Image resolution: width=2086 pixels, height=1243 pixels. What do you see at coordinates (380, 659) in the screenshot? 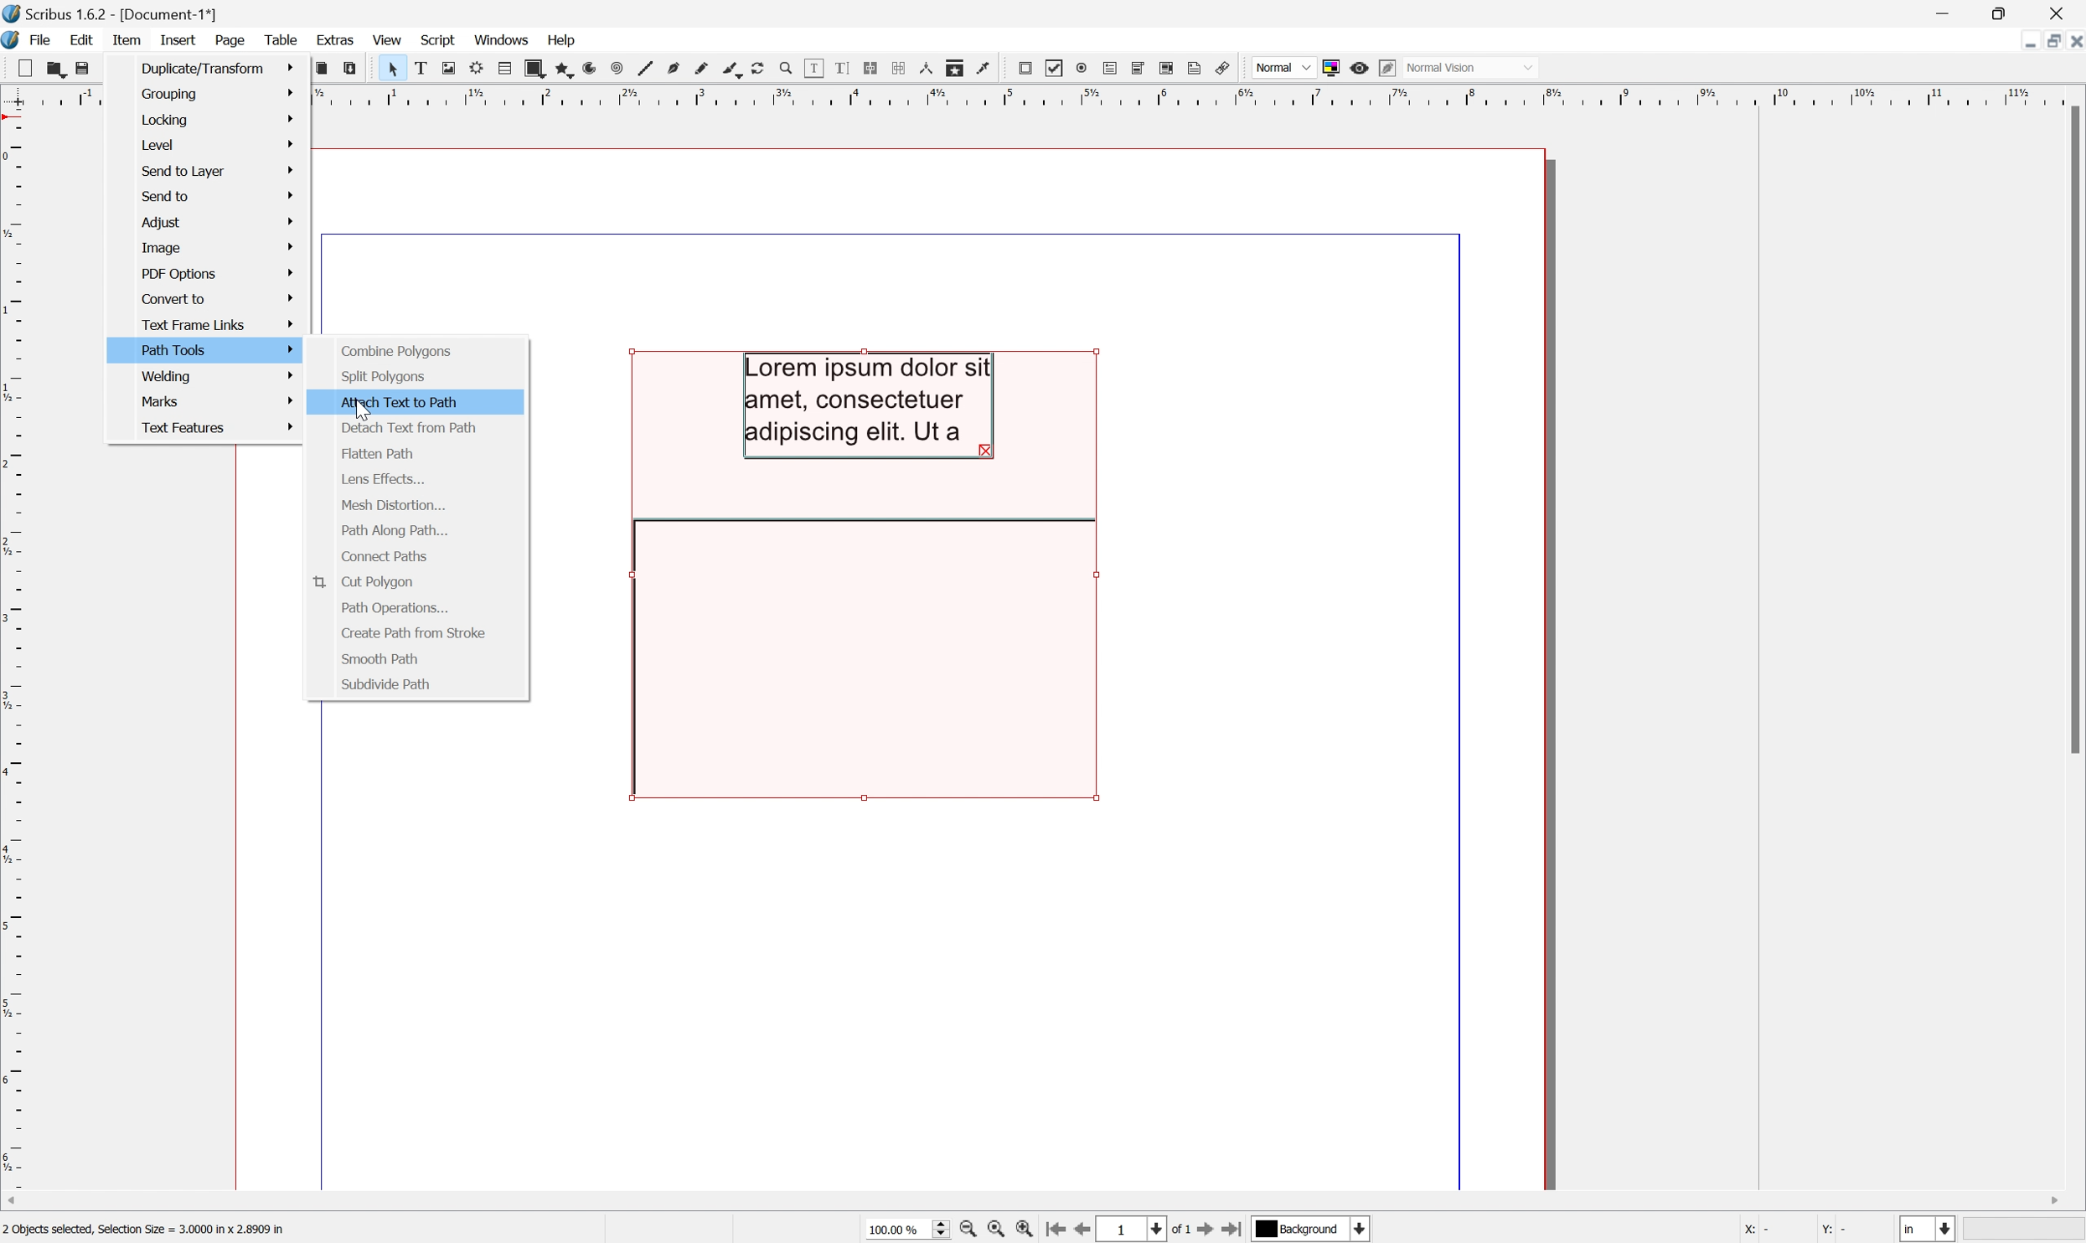
I see `Smooth path` at bounding box center [380, 659].